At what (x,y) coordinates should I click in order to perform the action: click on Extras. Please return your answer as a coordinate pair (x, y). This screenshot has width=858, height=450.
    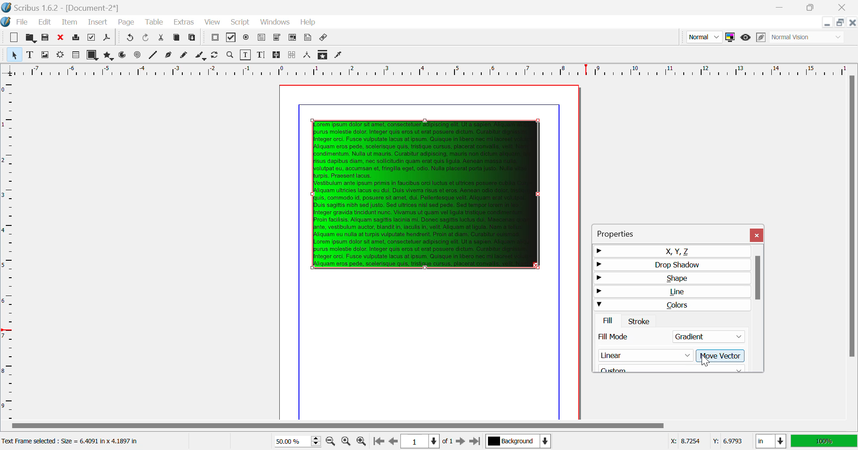
    Looking at the image, I should click on (183, 22).